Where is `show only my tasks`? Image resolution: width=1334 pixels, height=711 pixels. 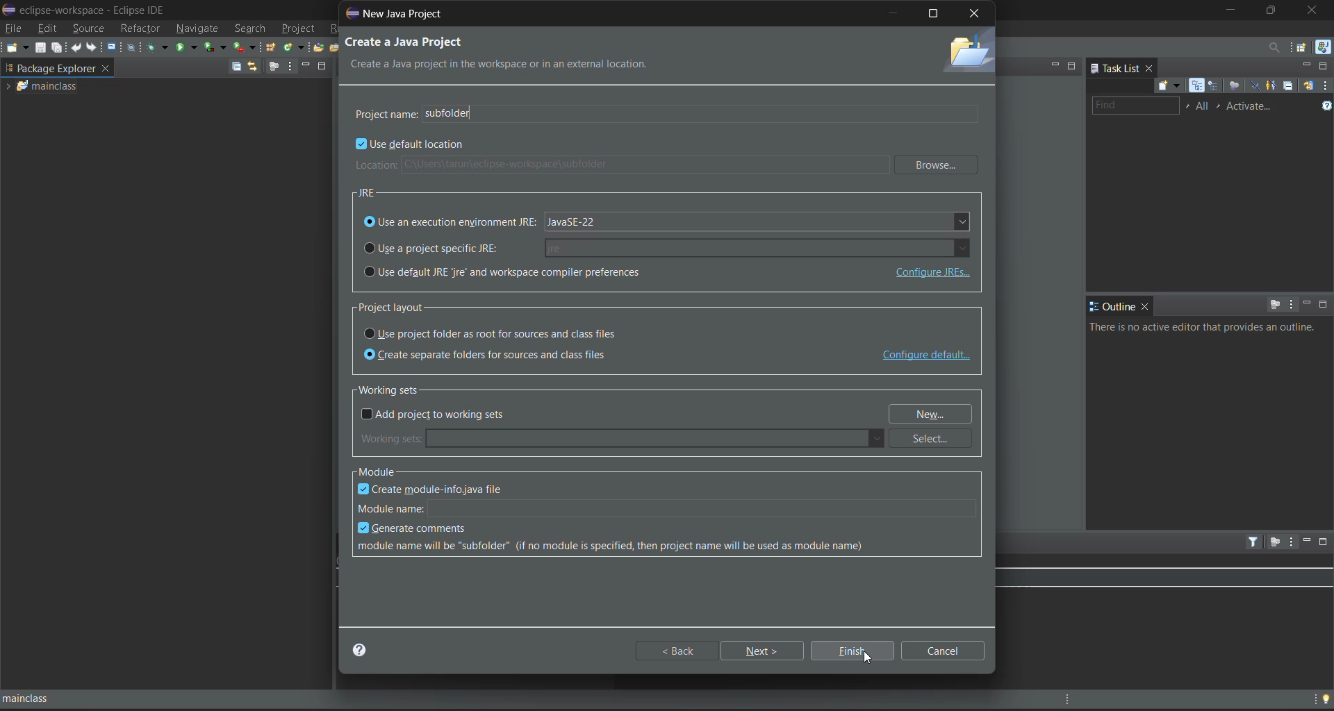 show only my tasks is located at coordinates (1274, 85).